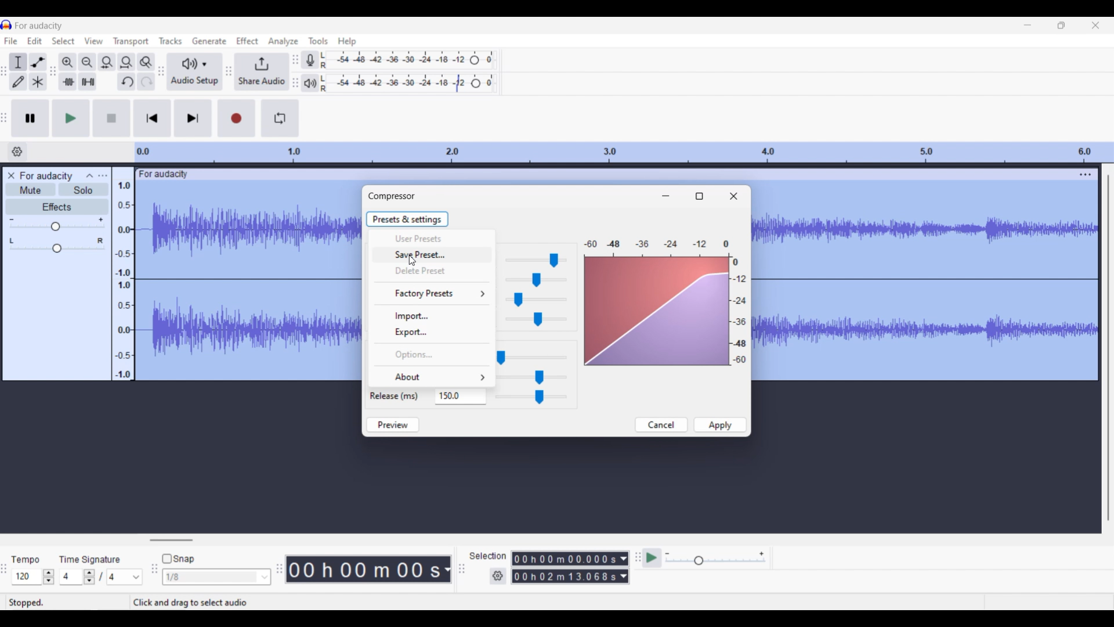 Image resolution: width=1114 pixels, height=627 pixels. I want to click on 00 h 00 m 00 s, so click(363, 569).